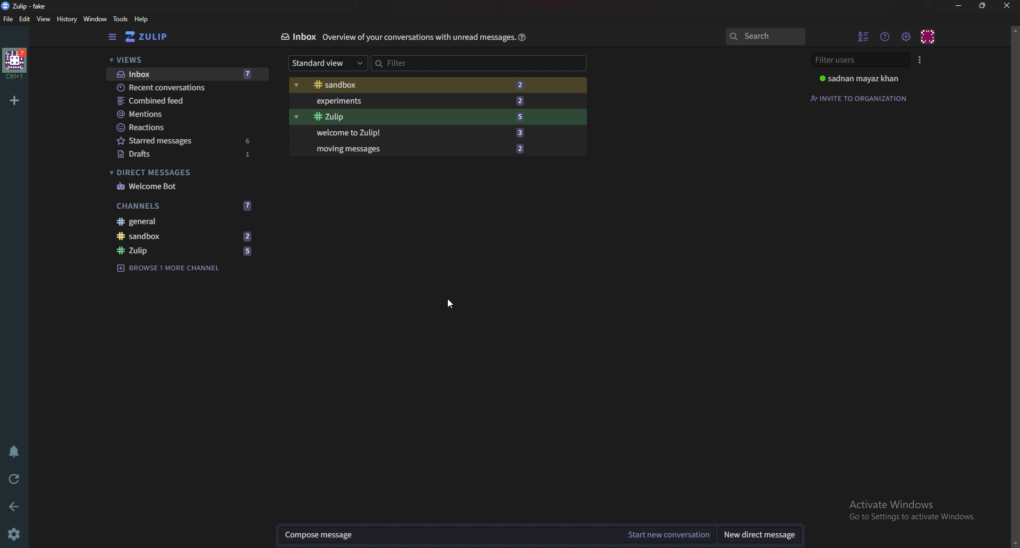 The image size is (1020, 548). I want to click on Hide sidebar, so click(114, 36).